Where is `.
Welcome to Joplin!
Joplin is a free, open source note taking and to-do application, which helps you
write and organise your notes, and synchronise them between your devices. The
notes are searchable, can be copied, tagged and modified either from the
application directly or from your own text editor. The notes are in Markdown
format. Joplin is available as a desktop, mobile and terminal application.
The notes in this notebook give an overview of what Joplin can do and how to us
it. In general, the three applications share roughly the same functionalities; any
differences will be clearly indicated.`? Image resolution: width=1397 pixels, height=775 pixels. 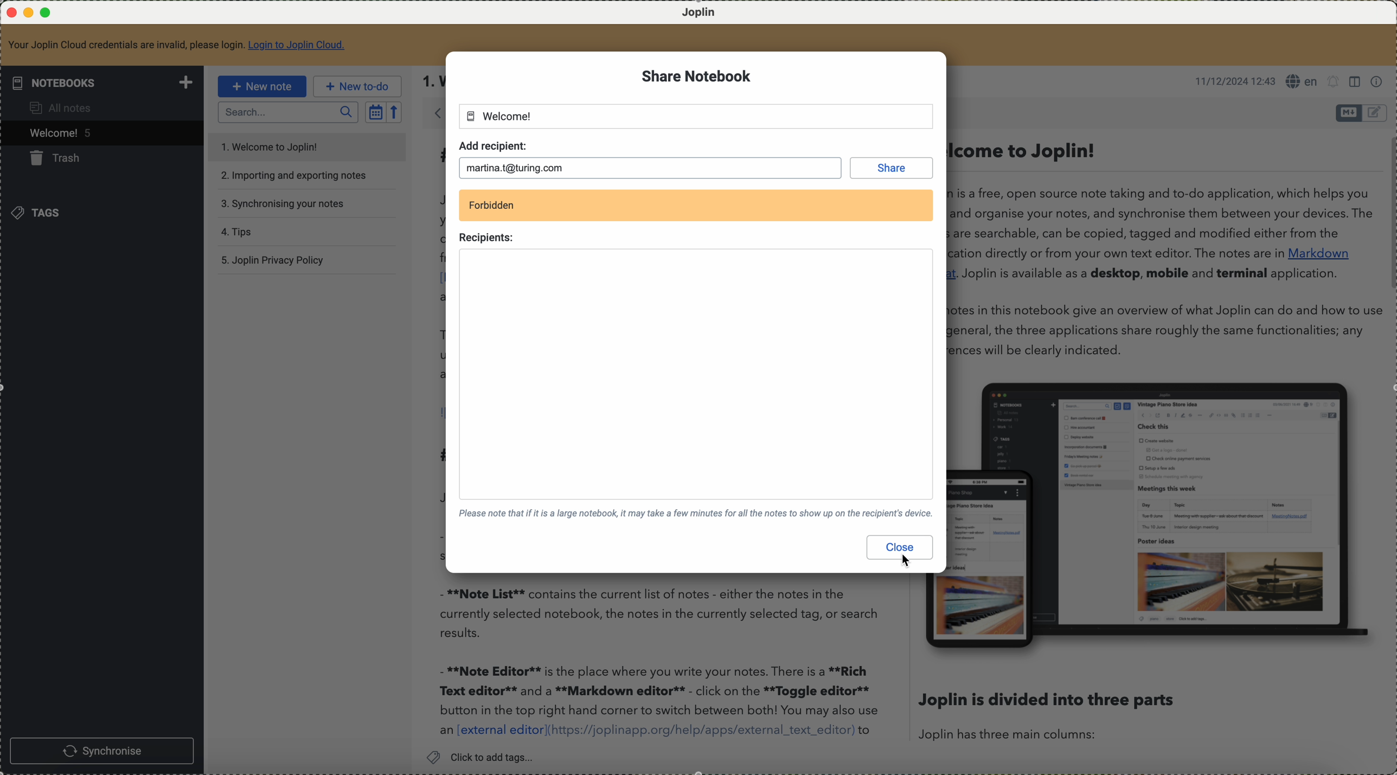
.
Welcome to Joplin!
Joplin is a free, open source note taking and to-do application, which helps you
write and organise your notes, and synchronise them between your devices. The
notes are searchable, can be copied, tagged and modified either from the
application directly or from your own text editor. The notes are in Markdown
format. Joplin is available as a desktop, mobile and terminal application.
The notes in this notebook give an overview of what Joplin can do and how to us
it. In general, the three applications share roughly the same functionalities; any
differences will be clearly indicated. is located at coordinates (1161, 249).